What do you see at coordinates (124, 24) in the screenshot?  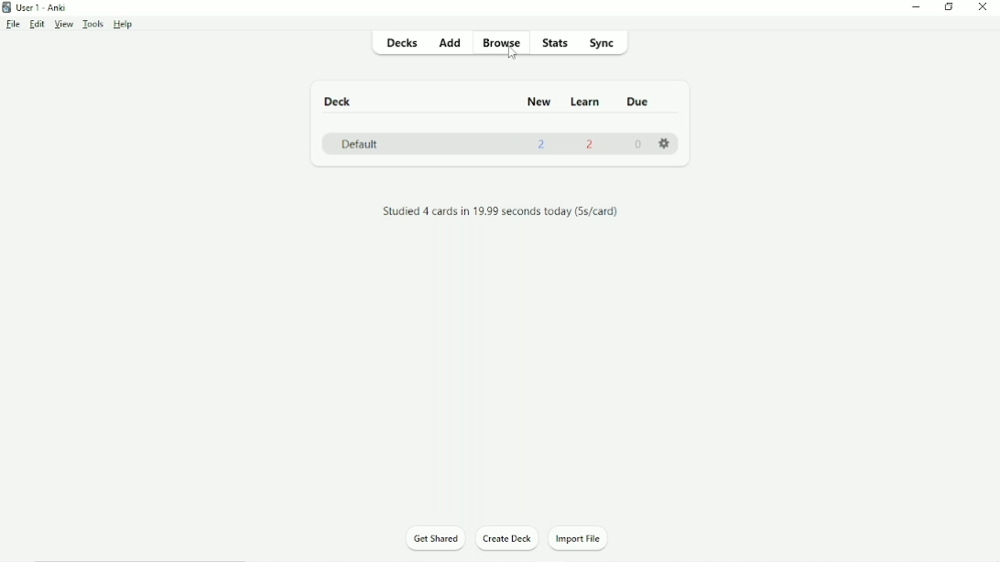 I see `Help` at bounding box center [124, 24].